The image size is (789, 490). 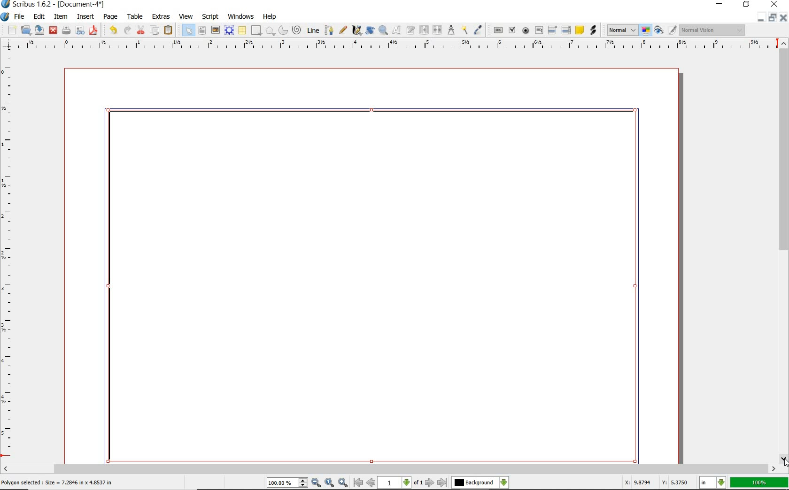 I want to click on toggle color management, so click(x=646, y=31).